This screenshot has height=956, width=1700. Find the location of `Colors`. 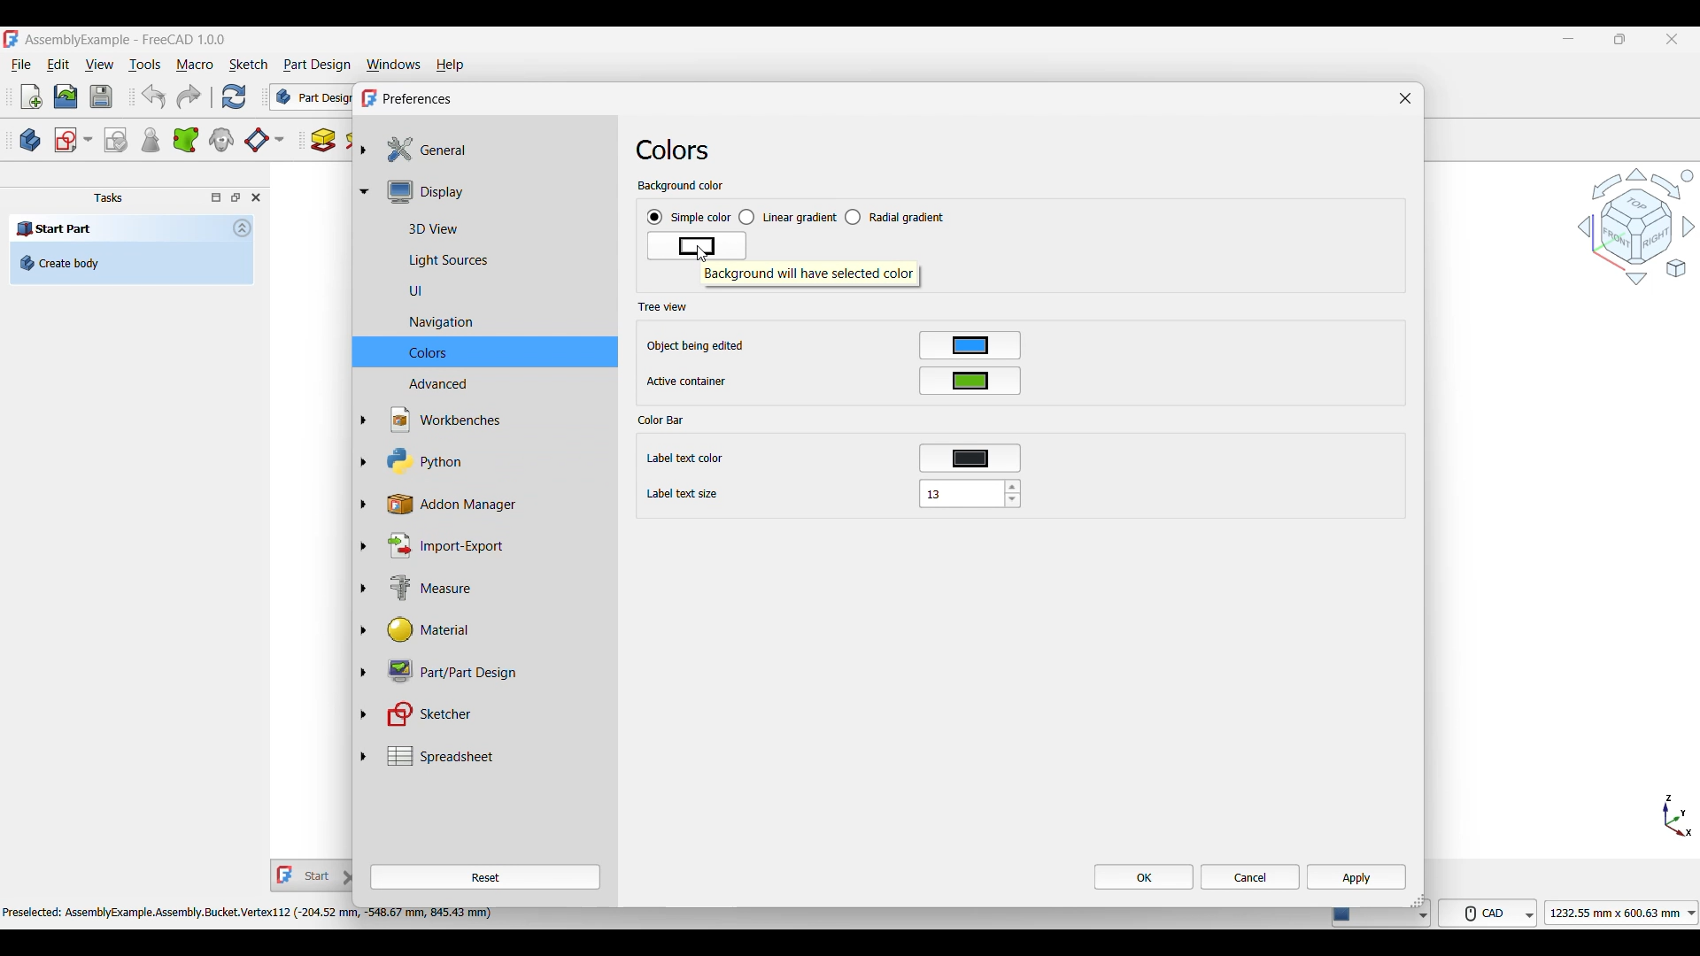

Colors is located at coordinates (673, 150).